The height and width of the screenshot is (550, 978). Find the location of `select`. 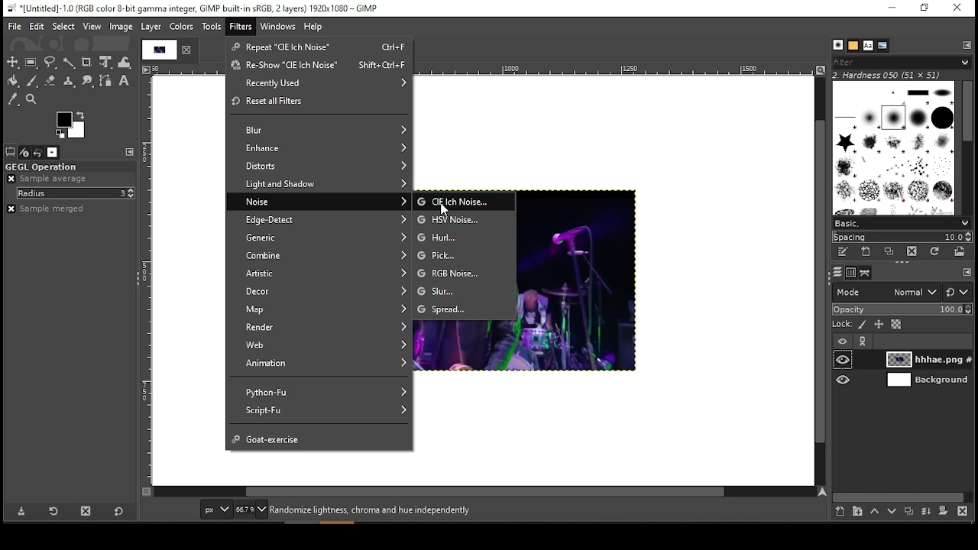

select is located at coordinates (63, 26).